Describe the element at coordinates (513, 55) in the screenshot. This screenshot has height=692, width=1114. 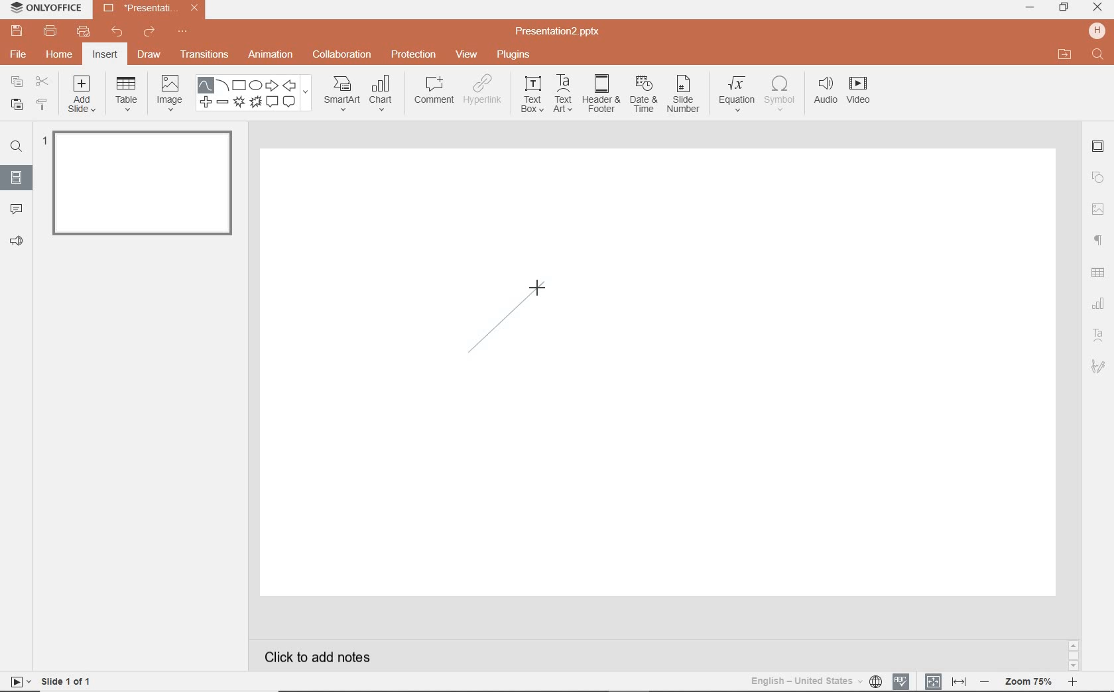
I see `PLUGINS` at that location.